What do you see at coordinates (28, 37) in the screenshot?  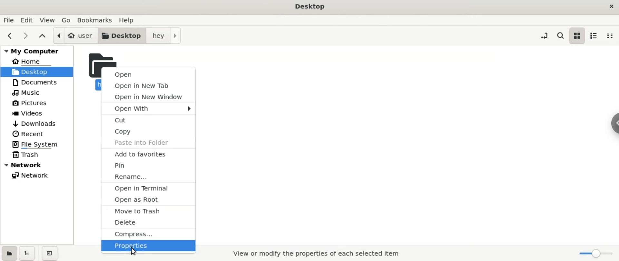 I see `next` at bounding box center [28, 37].